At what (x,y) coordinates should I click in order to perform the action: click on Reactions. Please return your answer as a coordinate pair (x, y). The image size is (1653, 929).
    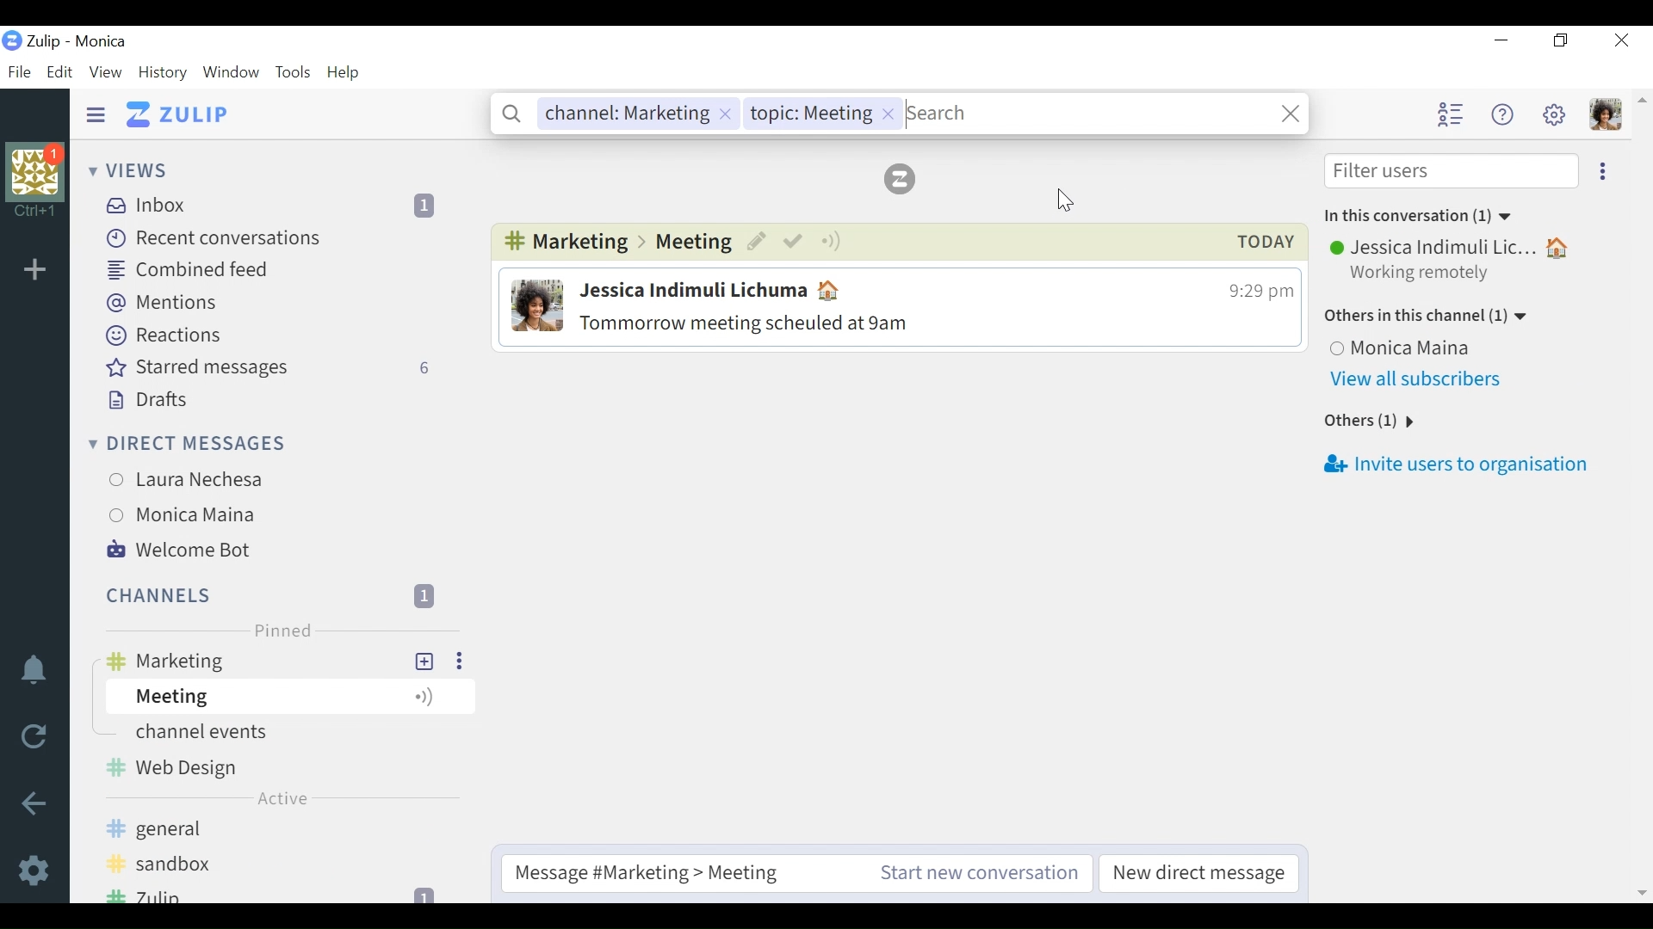
    Looking at the image, I should click on (162, 335).